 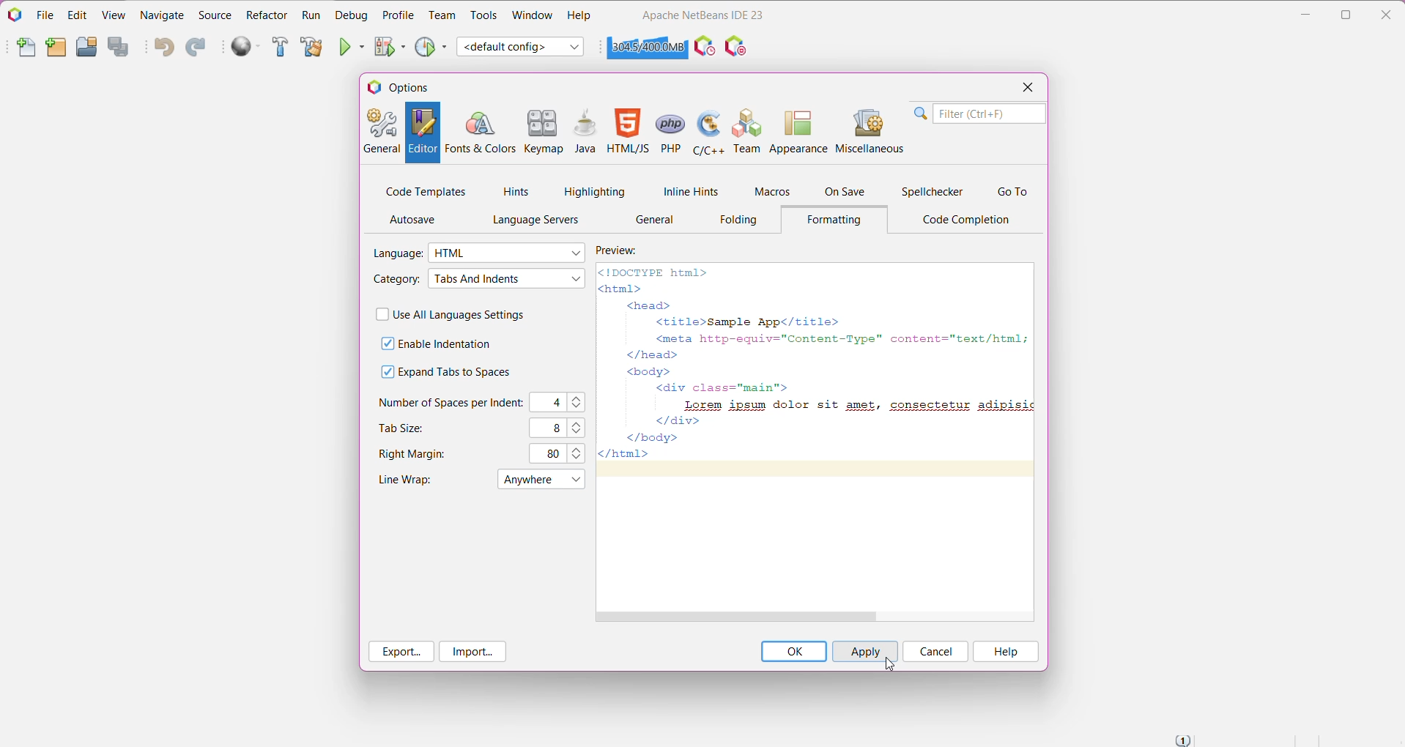 What do you see at coordinates (522, 47) in the screenshot?
I see `Set Project Configuration` at bounding box center [522, 47].